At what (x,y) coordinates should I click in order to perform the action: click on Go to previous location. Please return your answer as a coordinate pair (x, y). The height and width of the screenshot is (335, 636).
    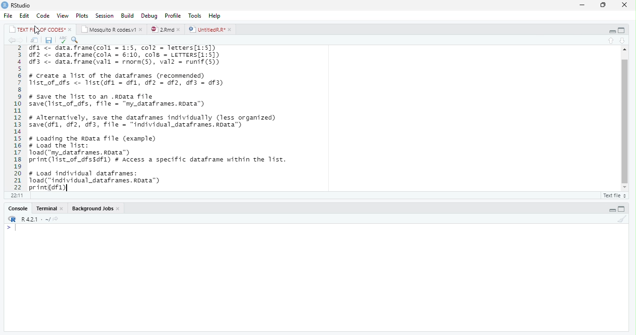
    Looking at the image, I should click on (10, 40).